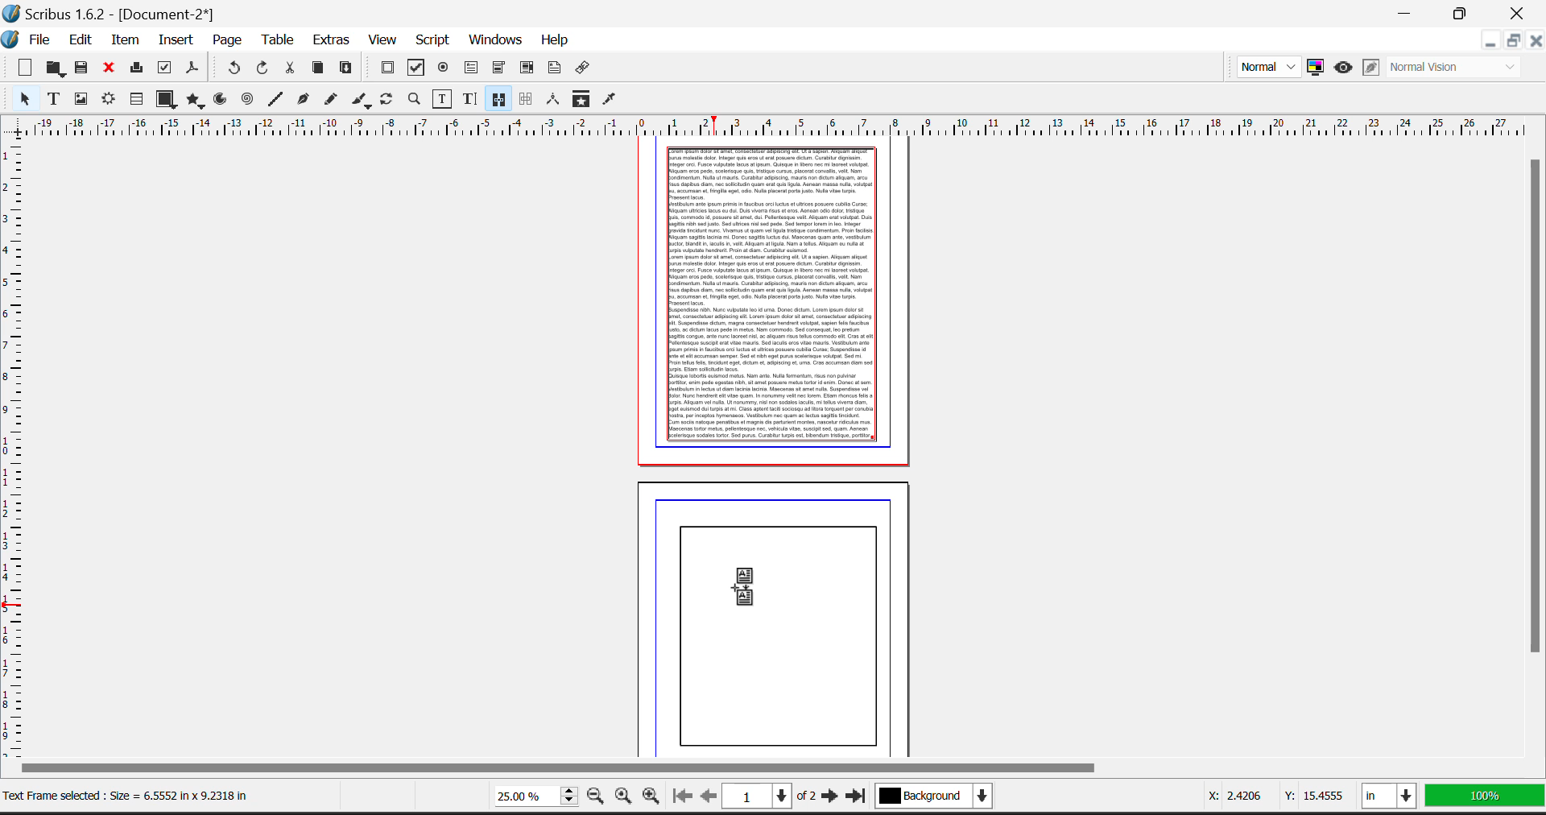 This screenshot has width=1546, height=815. I want to click on Discard, so click(110, 68).